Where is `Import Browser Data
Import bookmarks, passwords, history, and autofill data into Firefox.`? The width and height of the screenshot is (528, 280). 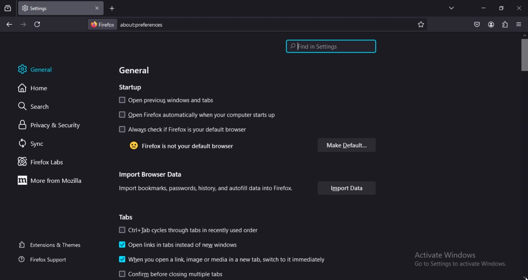
Import Browser Data
Import bookmarks, passwords, history, and autofill data into Firefox. is located at coordinates (205, 182).